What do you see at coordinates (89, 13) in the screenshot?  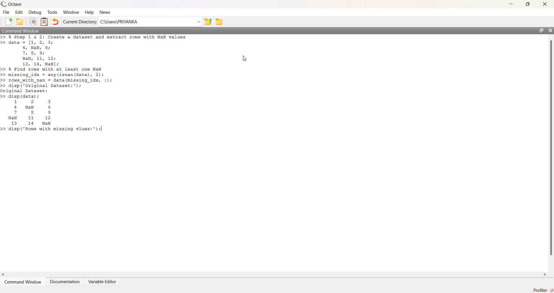 I see `Help` at bounding box center [89, 13].